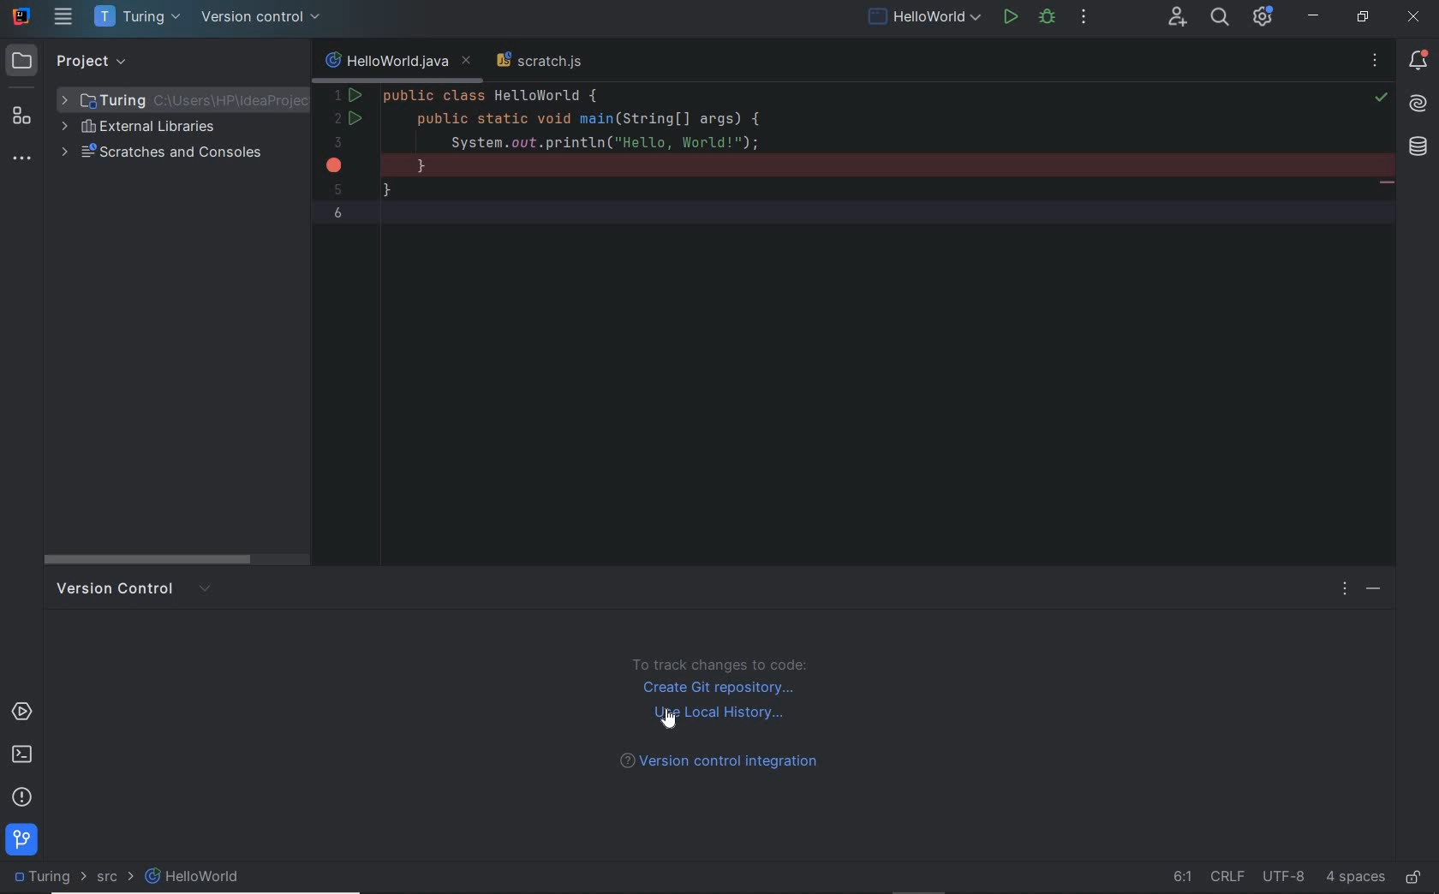 The image size is (1439, 894). I want to click on file encoding, so click(1287, 875).